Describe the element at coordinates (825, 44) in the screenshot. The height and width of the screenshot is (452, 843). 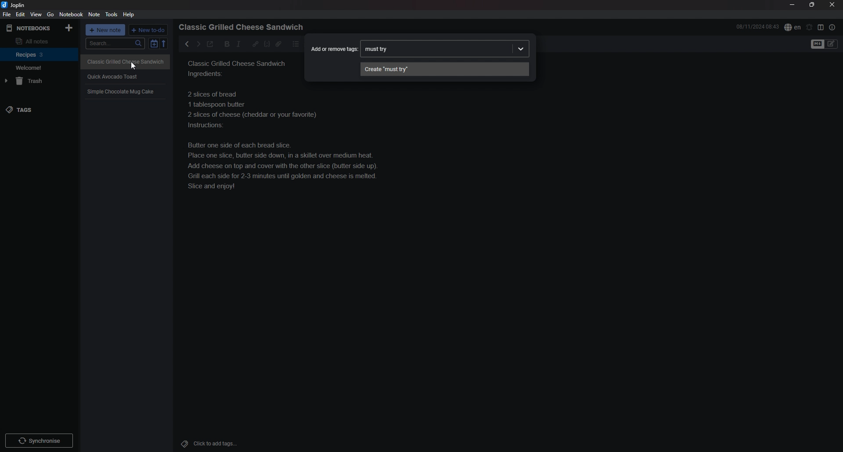
I see `toggle editor` at that location.